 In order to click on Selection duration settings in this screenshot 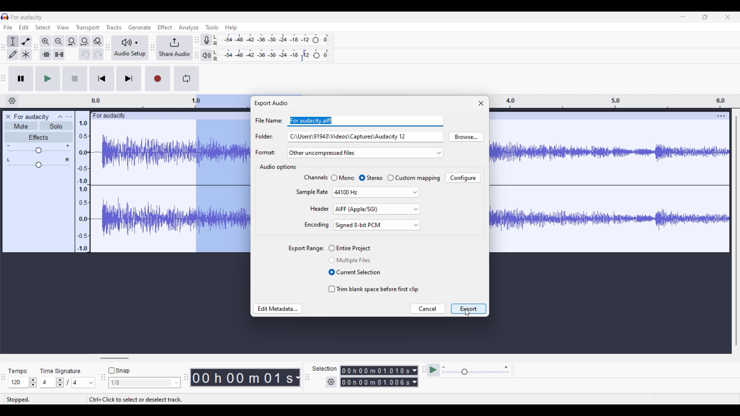, I will do `click(331, 382)`.